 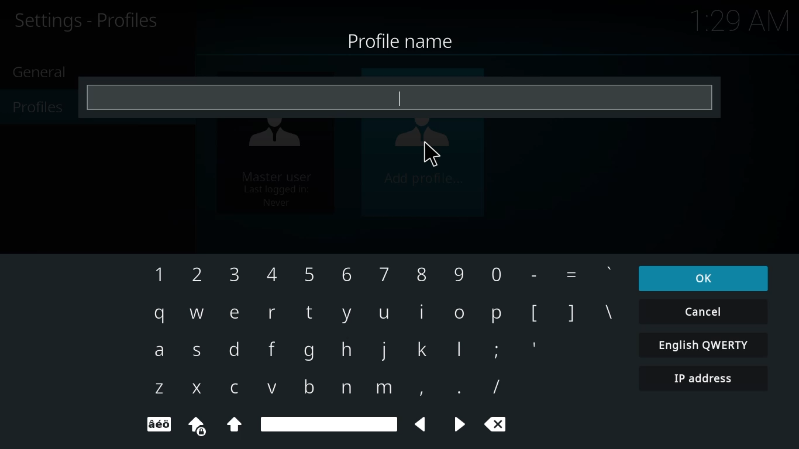 What do you see at coordinates (380, 387) in the screenshot?
I see `m` at bounding box center [380, 387].